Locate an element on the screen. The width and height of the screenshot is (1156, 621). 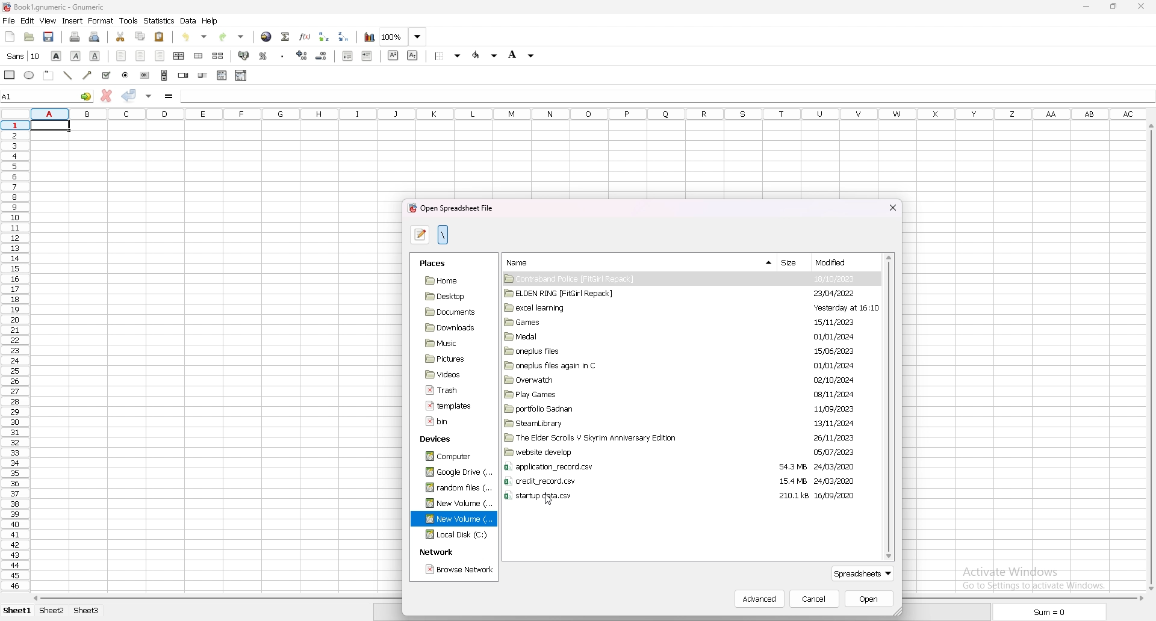
Sum = 0 is located at coordinates (1046, 608).